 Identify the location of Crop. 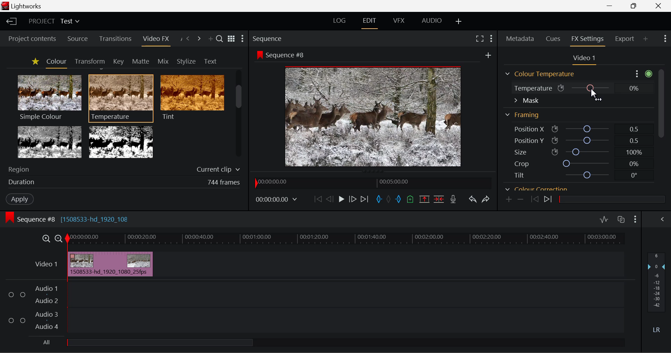
(521, 163).